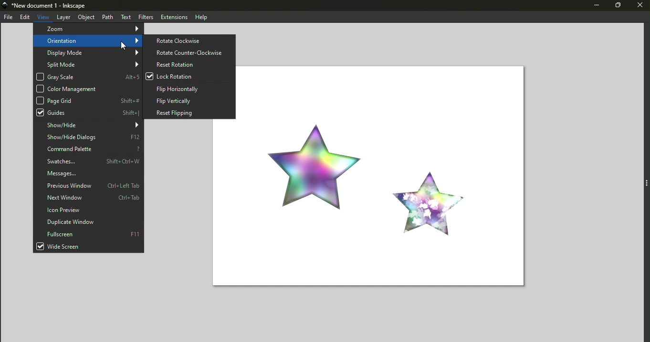  Describe the element at coordinates (88, 138) in the screenshot. I see `Show/hide dialogs` at that location.